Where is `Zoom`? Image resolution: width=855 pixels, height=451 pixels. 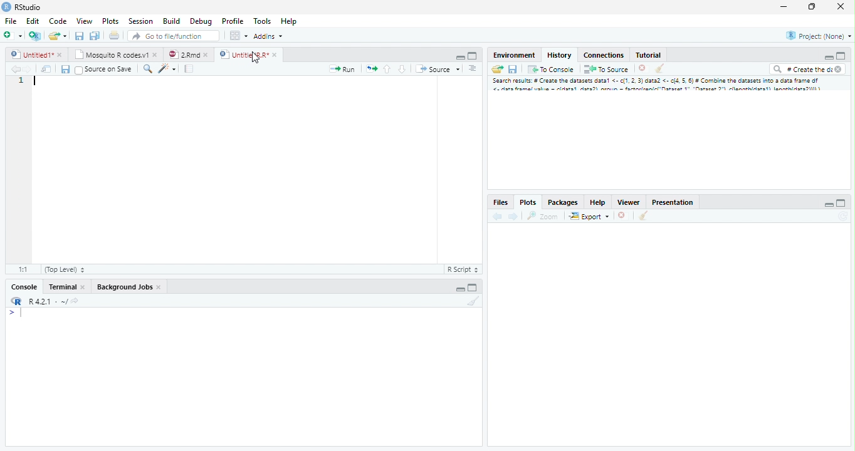 Zoom is located at coordinates (542, 217).